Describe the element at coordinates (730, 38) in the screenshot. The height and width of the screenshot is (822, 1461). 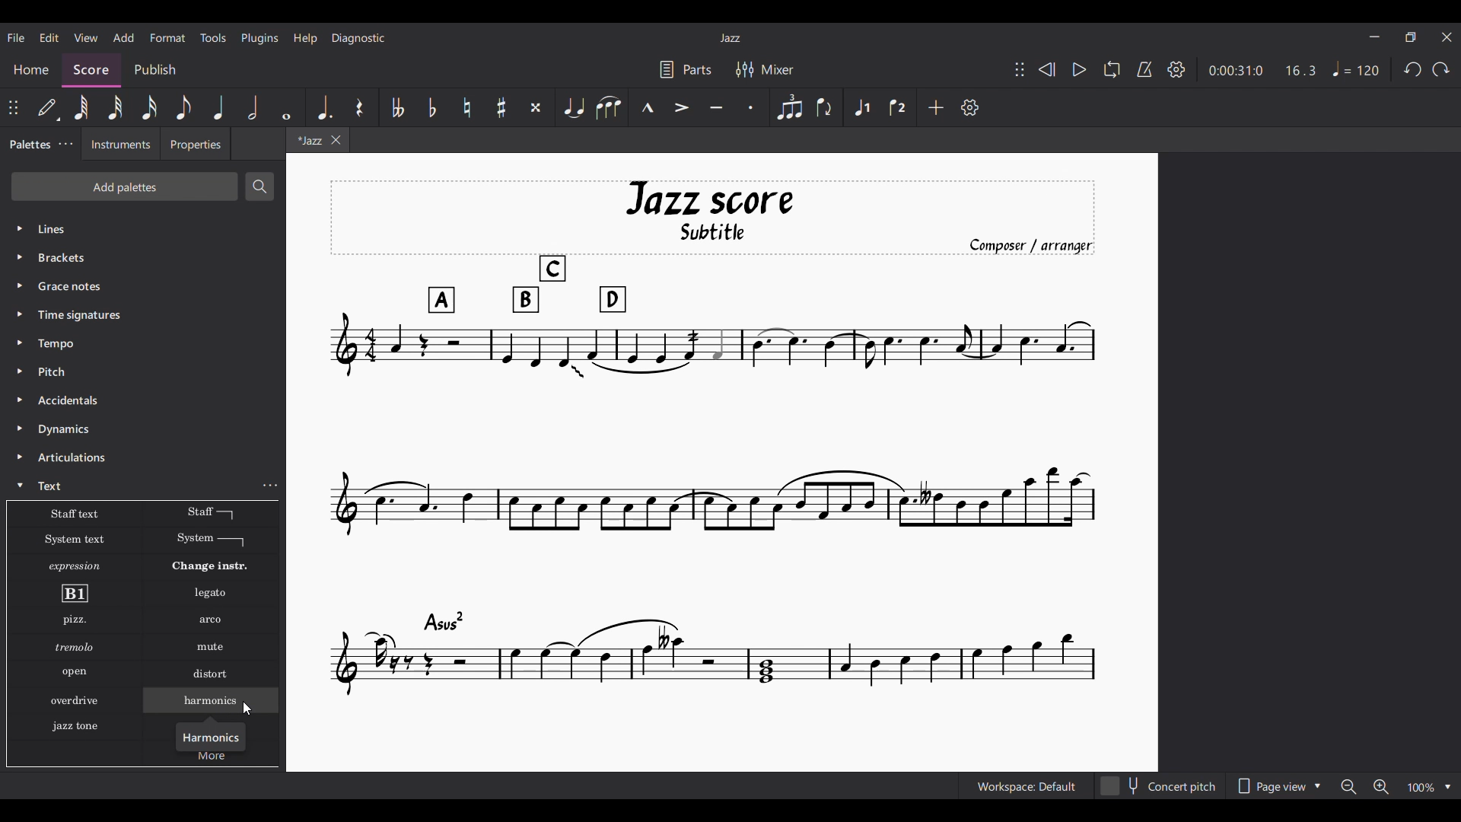
I see `Current score title` at that location.